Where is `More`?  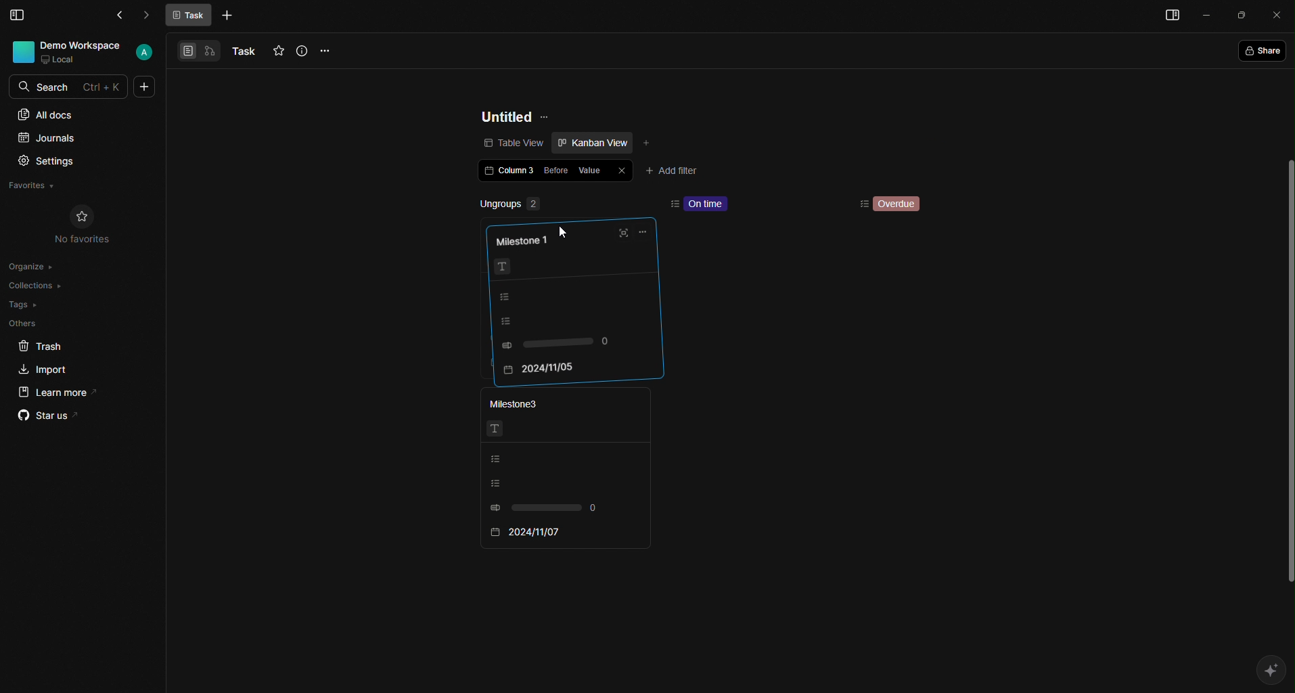 More is located at coordinates (227, 17).